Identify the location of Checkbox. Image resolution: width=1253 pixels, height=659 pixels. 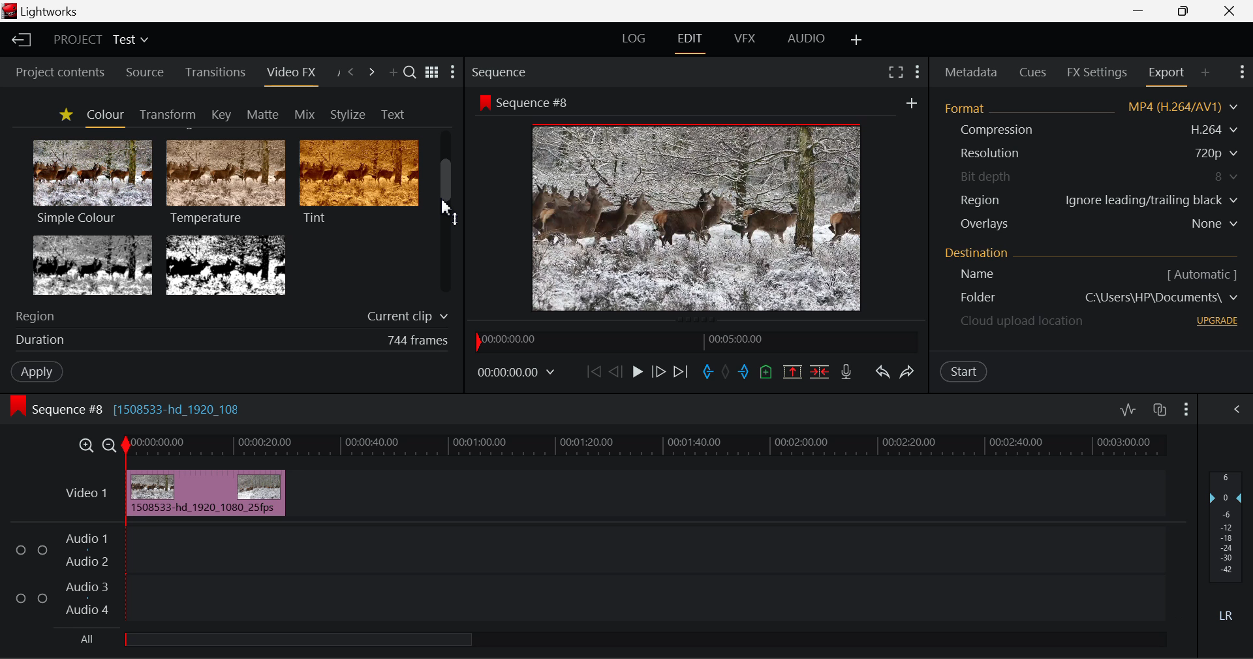
(21, 597).